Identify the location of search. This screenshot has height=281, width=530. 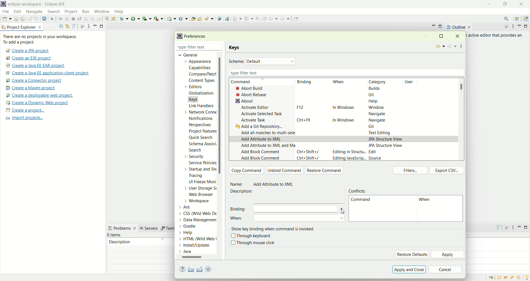
(505, 19).